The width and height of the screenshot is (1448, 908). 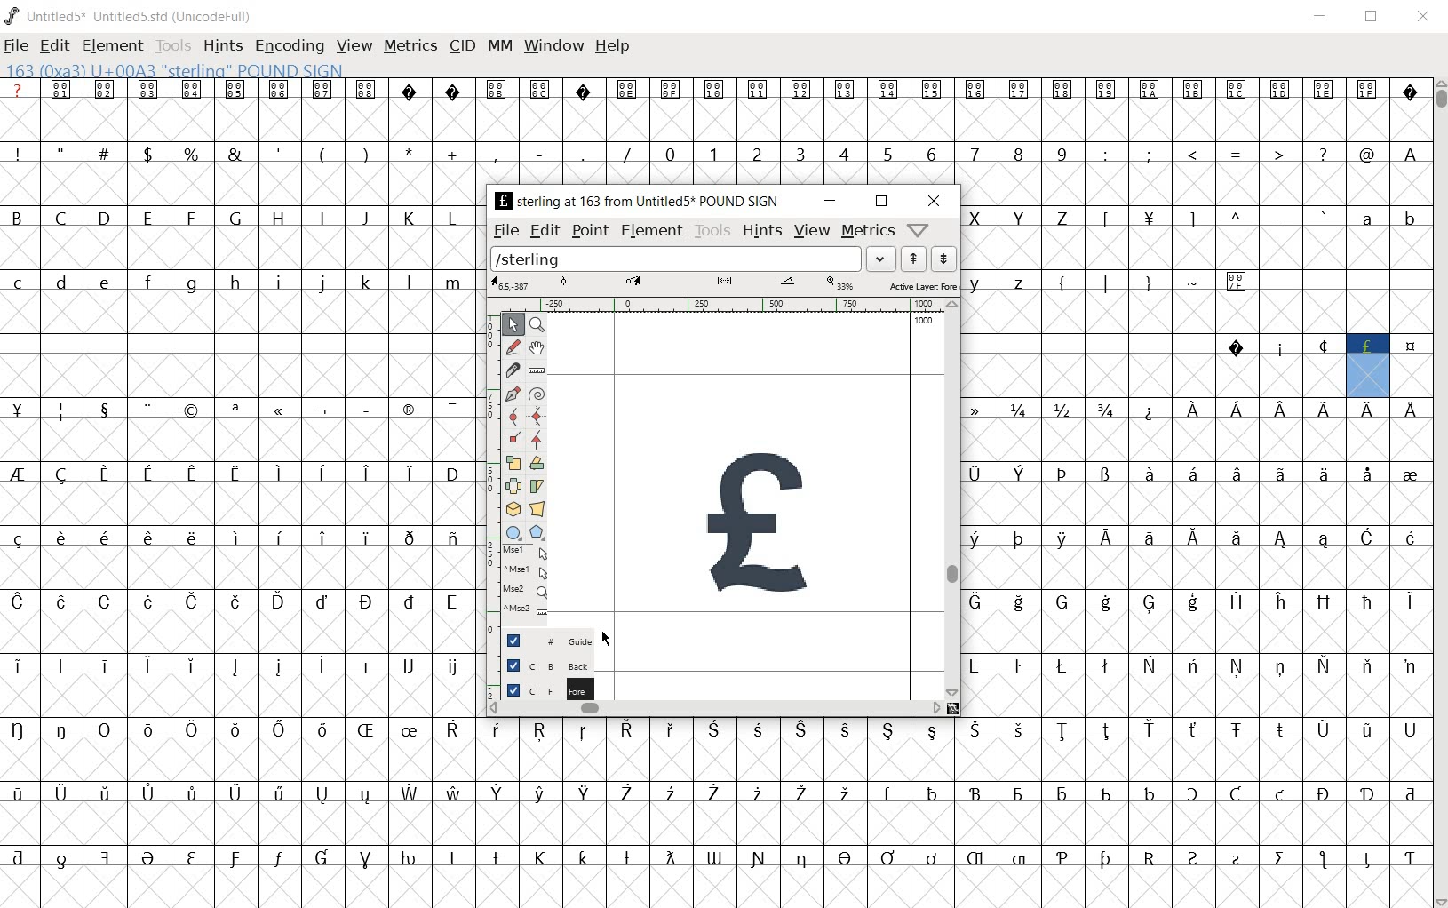 What do you see at coordinates (975, 793) in the screenshot?
I see `Symbol` at bounding box center [975, 793].